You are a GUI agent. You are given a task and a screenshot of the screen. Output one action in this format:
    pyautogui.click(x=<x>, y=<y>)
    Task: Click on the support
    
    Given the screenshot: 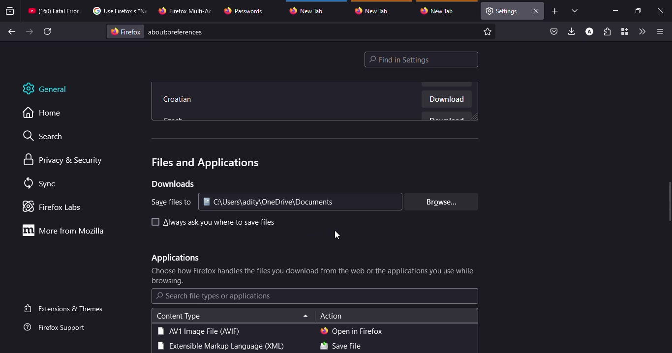 What is the action you would take?
    pyautogui.click(x=58, y=328)
    